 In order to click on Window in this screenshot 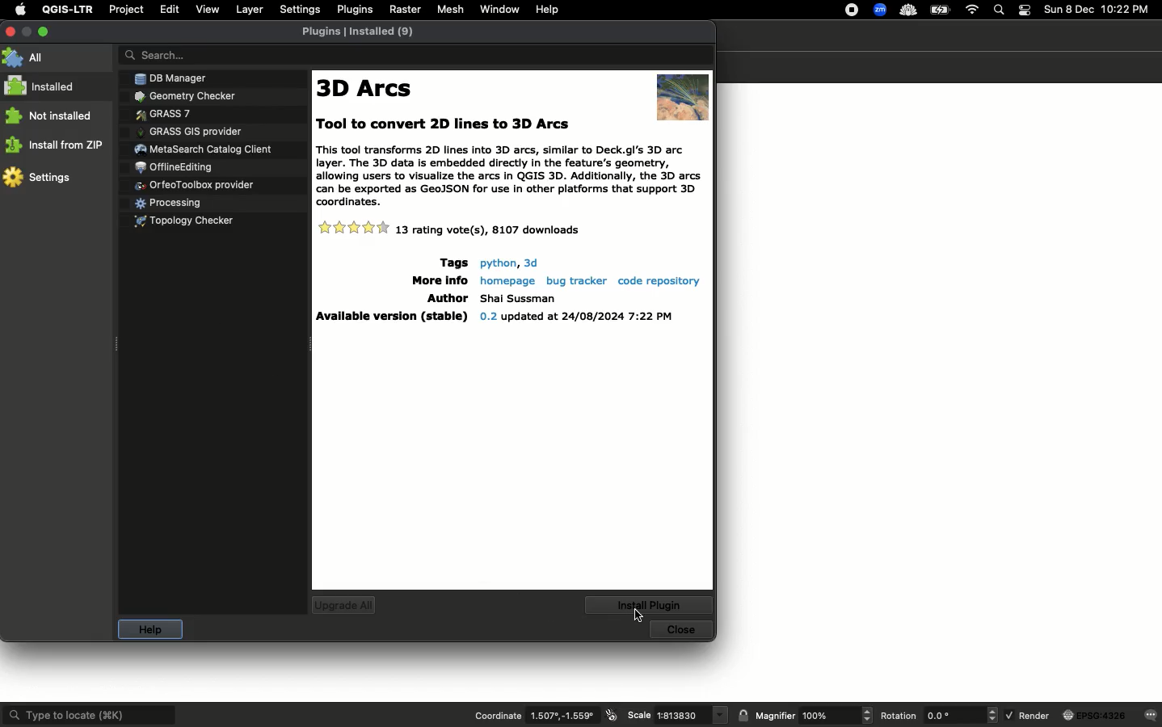, I will do `click(499, 8)`.